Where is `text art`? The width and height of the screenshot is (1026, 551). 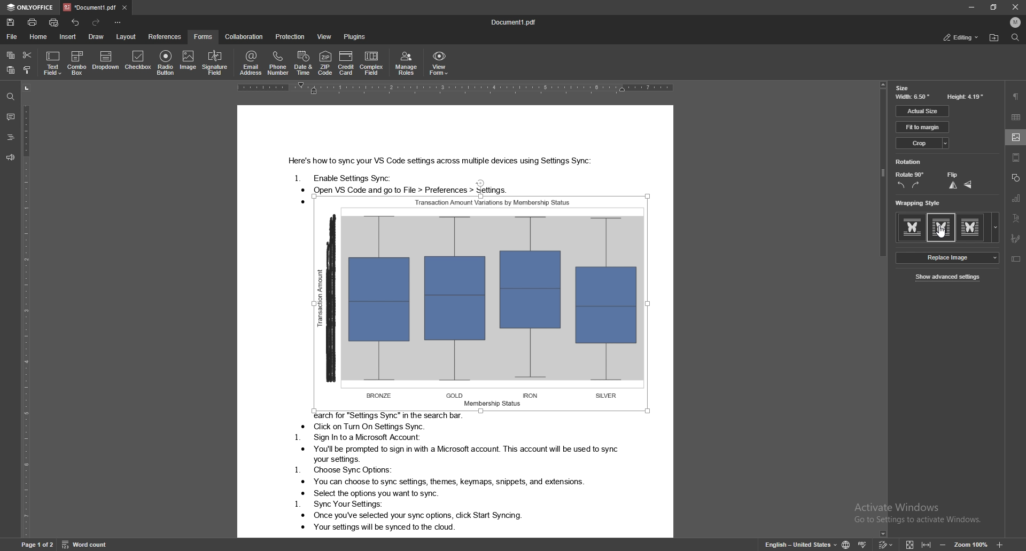
text art is located at coordinates (1017, 217).